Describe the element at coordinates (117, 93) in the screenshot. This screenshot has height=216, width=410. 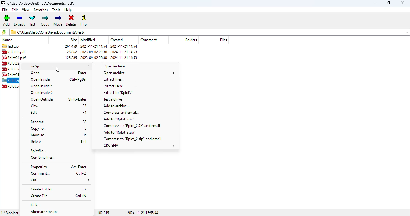
I see `extract to file` at that location.